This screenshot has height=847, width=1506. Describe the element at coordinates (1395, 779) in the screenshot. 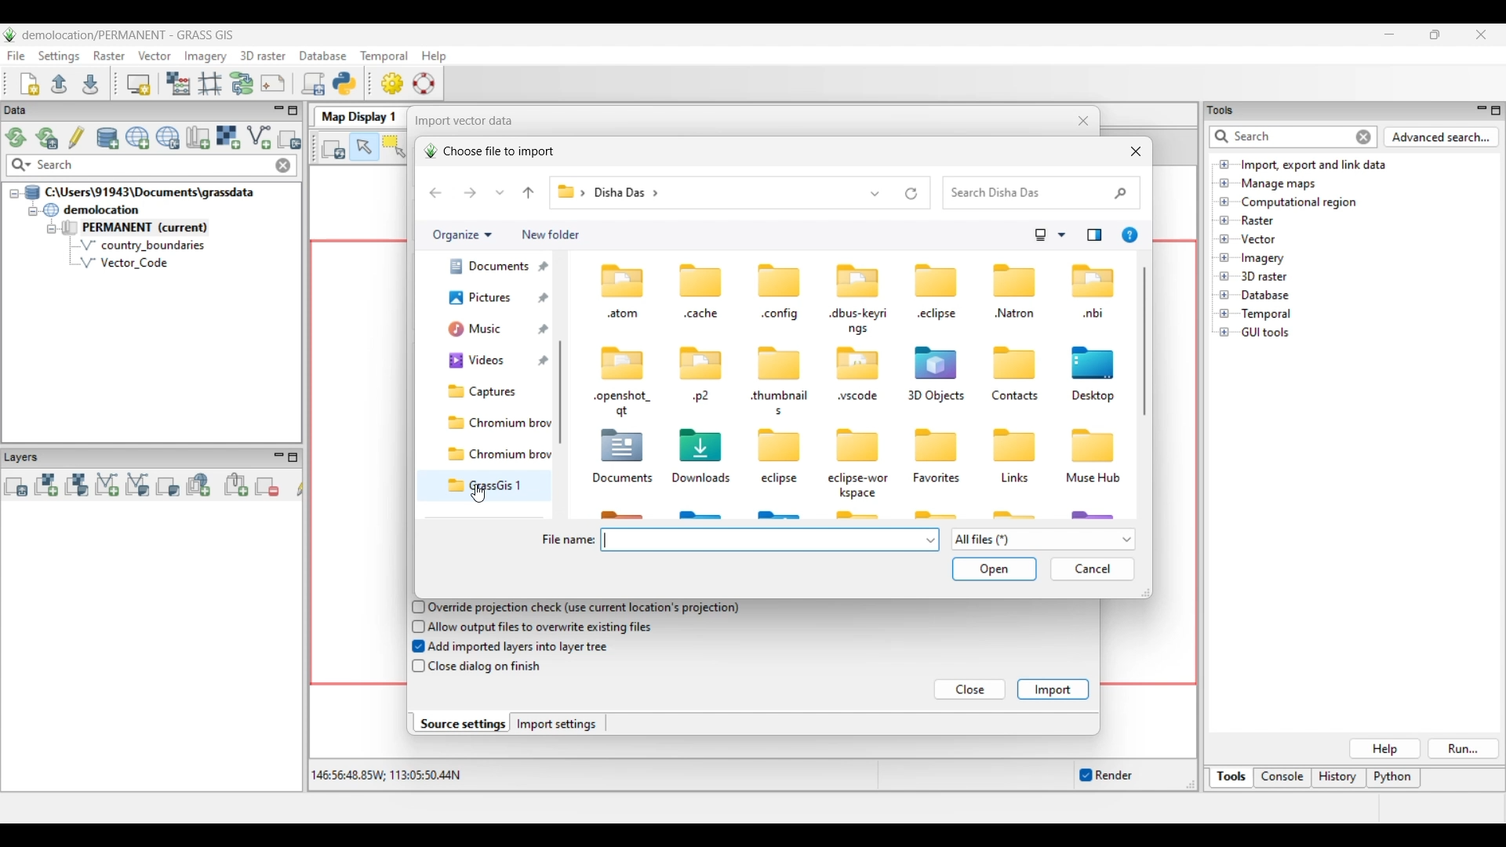

I see `Python` at that location.